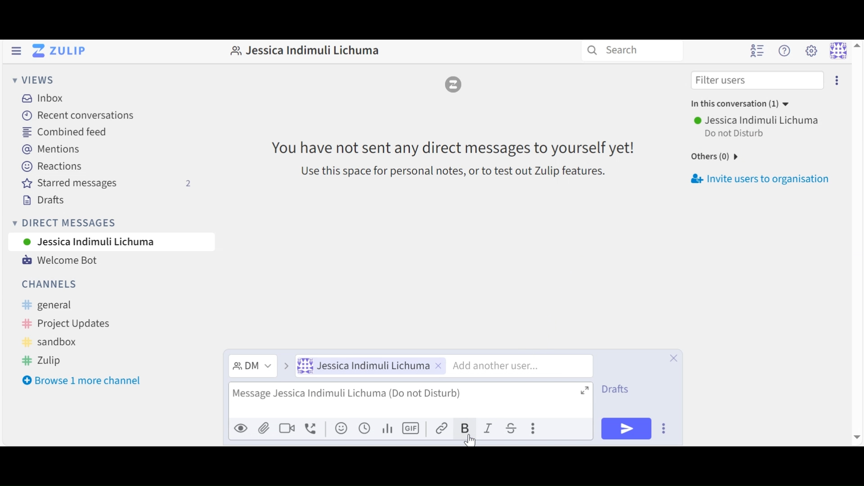 The image size is (864, 486). I want to click on Add global time, so click(364, 428).